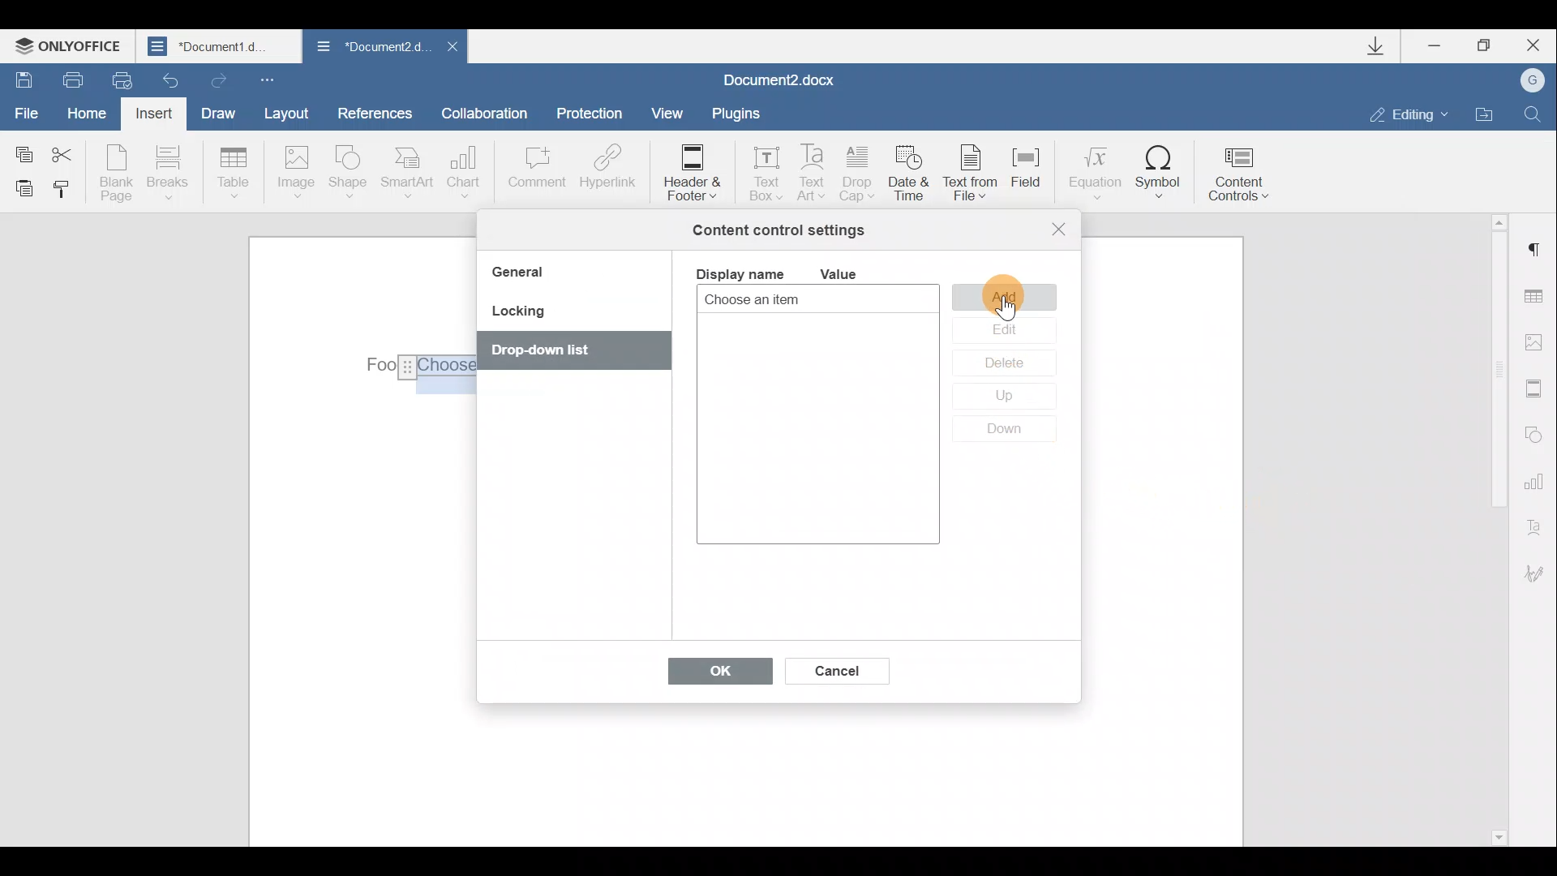 Image resolution: width=1557 pixels, height=876 pixels. Describe the element at coordinates (1484, 112) in the screenshot. I see `Open file location` at that location.